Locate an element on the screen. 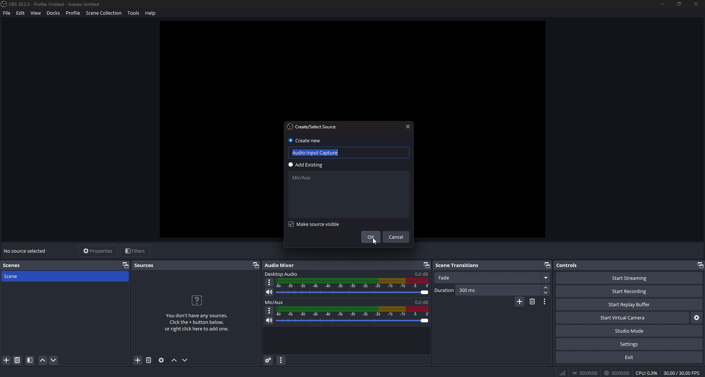 Image resolution: width=705 pixels, height=377 pixels. volume adjust is located at coordinates (352, 316).